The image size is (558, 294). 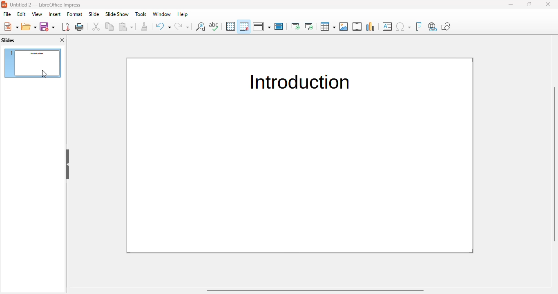 I want to click on insert hyperlink, so click(x=433, y=27).